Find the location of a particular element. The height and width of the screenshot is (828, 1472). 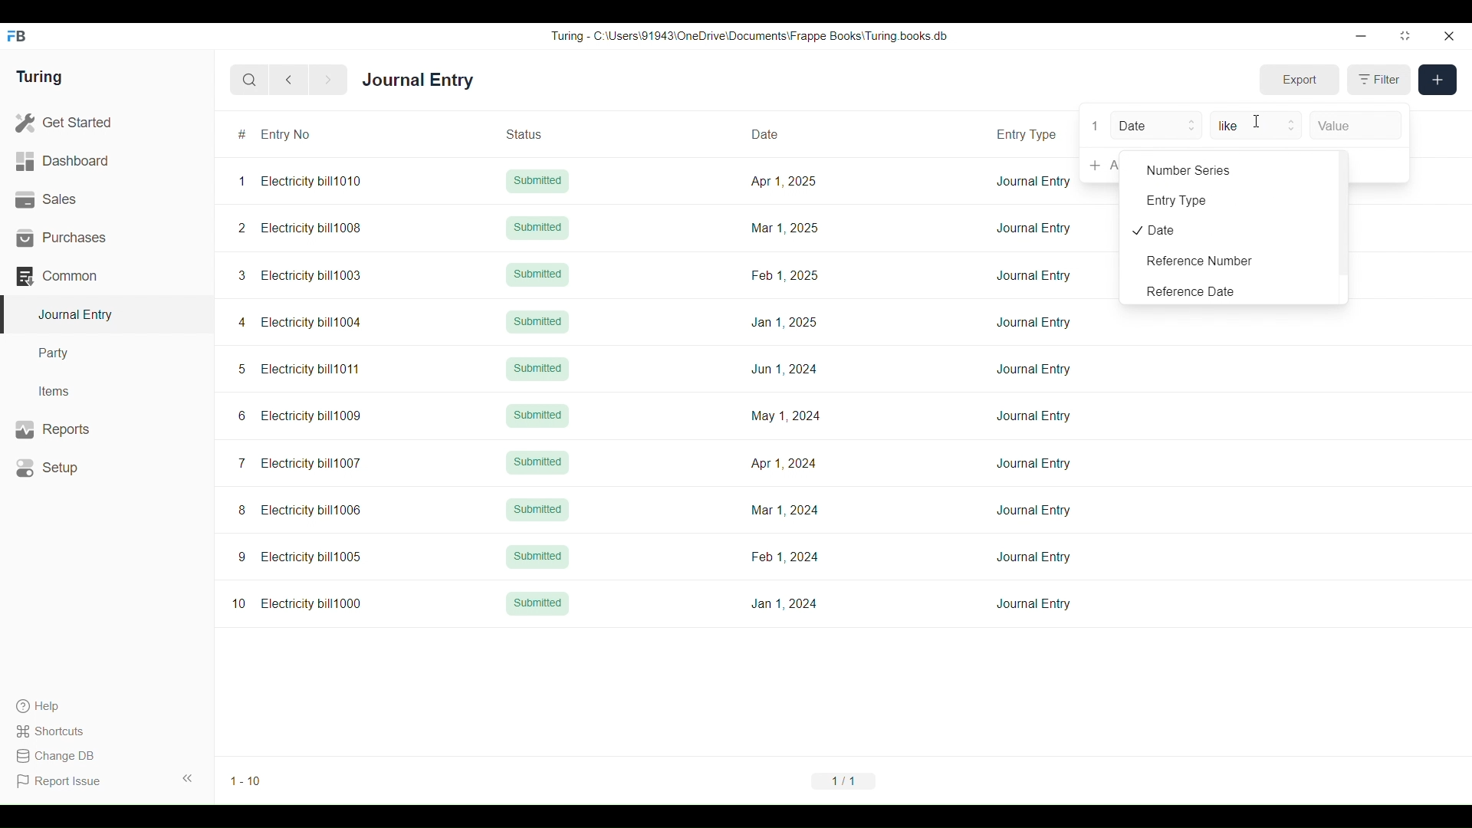

# Entry No is located at coordinates (306, 134).